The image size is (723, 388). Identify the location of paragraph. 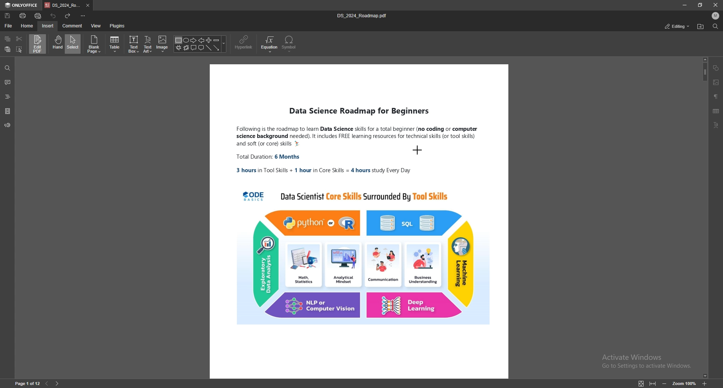
(716, 96).